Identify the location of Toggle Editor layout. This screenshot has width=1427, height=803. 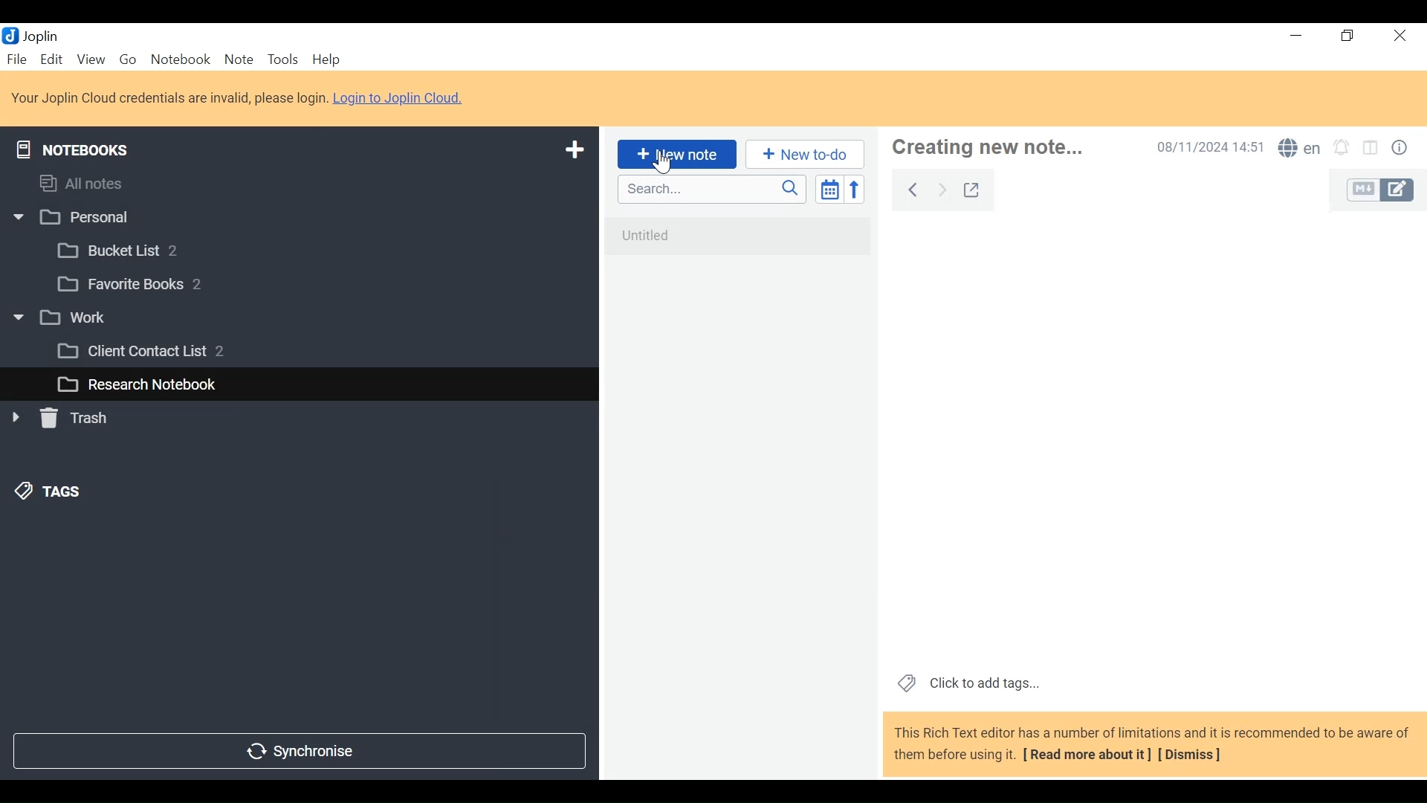
(1371, 149).